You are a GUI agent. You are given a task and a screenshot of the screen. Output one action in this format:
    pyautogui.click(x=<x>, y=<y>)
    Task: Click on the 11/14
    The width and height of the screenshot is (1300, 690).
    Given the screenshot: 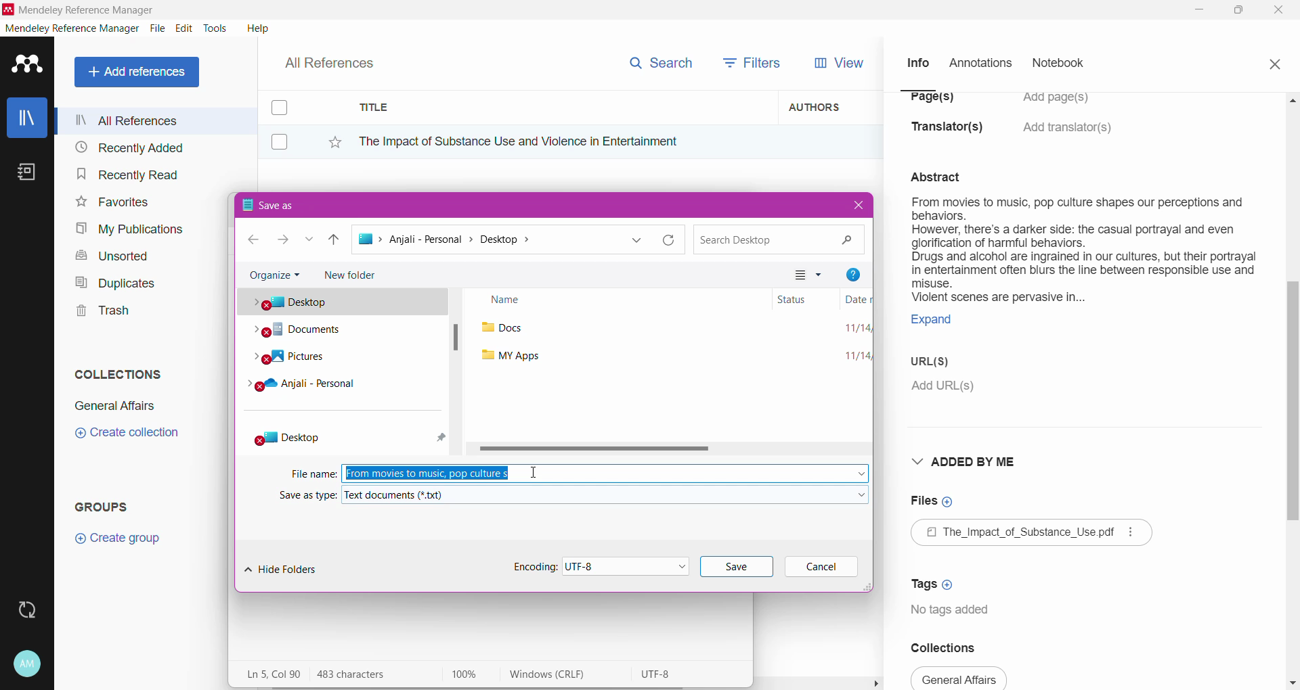 What is the action you would take?
    pyautogui.click(x=848, y=356)
    